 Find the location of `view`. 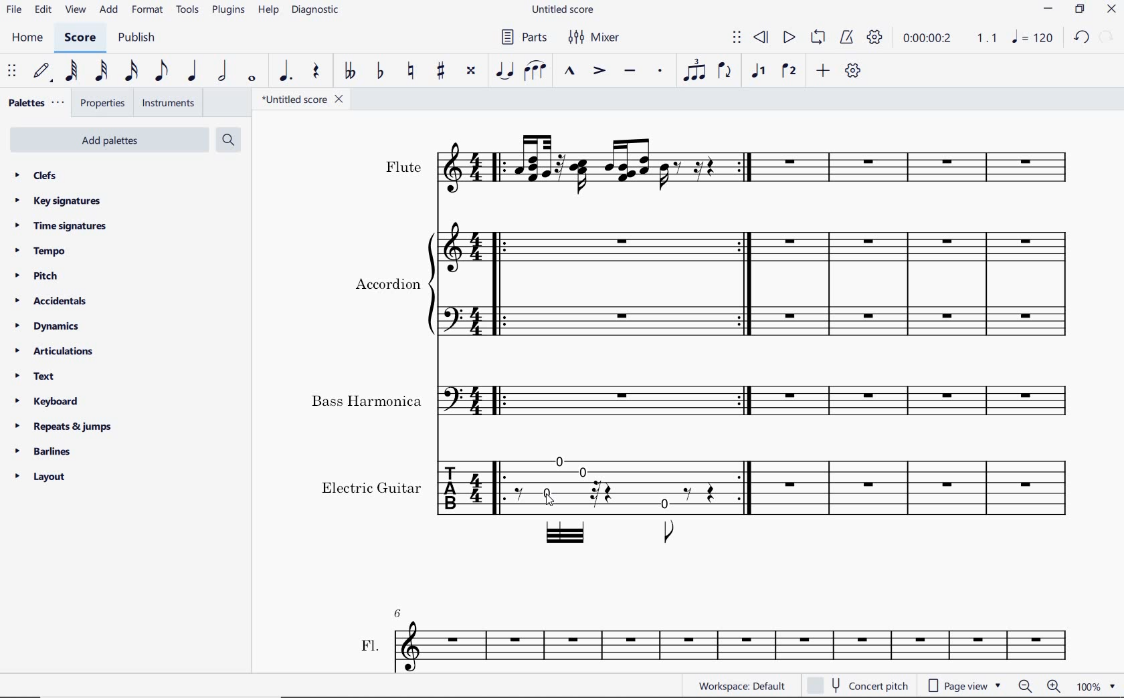

view is located at coordinates (76, 11).